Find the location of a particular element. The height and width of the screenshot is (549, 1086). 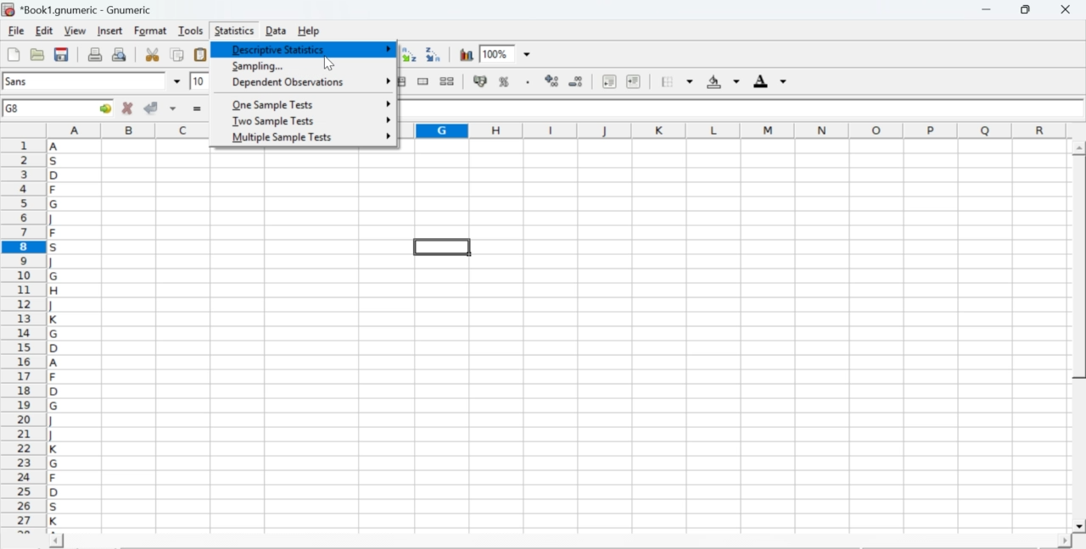

insert is located at coordinates (109, 30).